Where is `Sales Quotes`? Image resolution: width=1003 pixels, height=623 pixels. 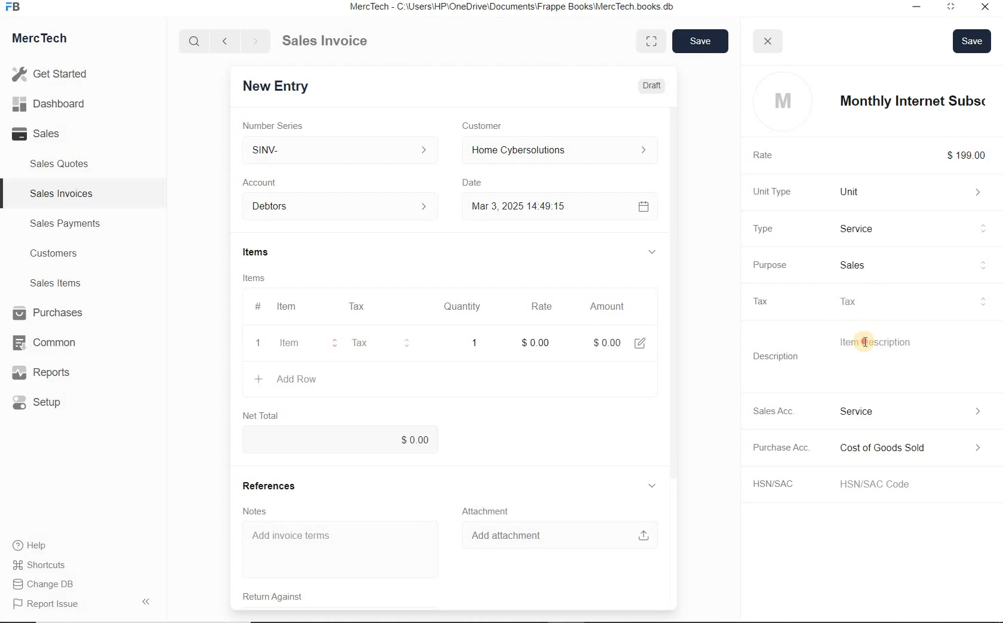
Sales Quotes is located at coordinates (62, 164).